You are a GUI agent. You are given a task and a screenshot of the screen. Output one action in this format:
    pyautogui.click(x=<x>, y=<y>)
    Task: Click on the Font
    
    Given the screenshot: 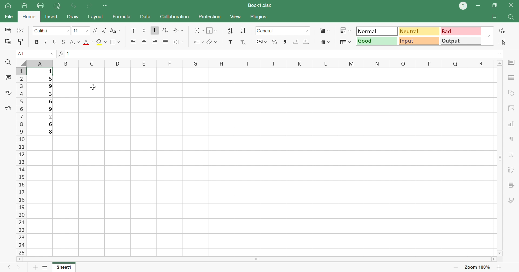 What is the action you would take?
    pyautogui.click(x=52, y=30)
    